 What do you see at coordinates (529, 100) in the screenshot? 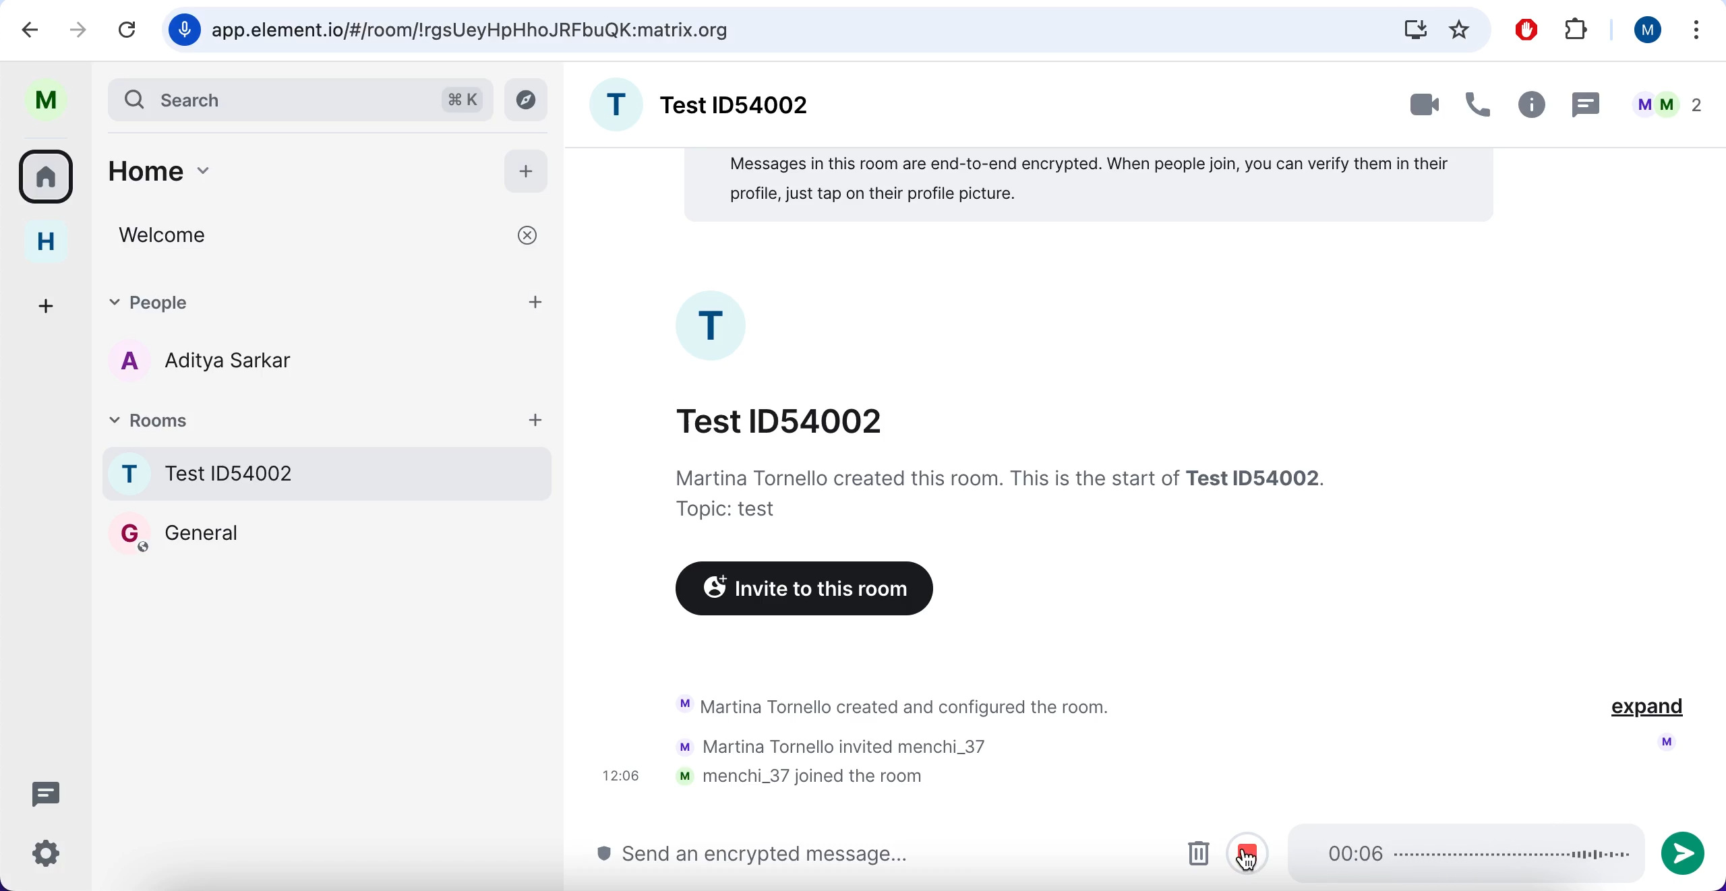
I see `explore rooms` at bounding box center [529, 100].